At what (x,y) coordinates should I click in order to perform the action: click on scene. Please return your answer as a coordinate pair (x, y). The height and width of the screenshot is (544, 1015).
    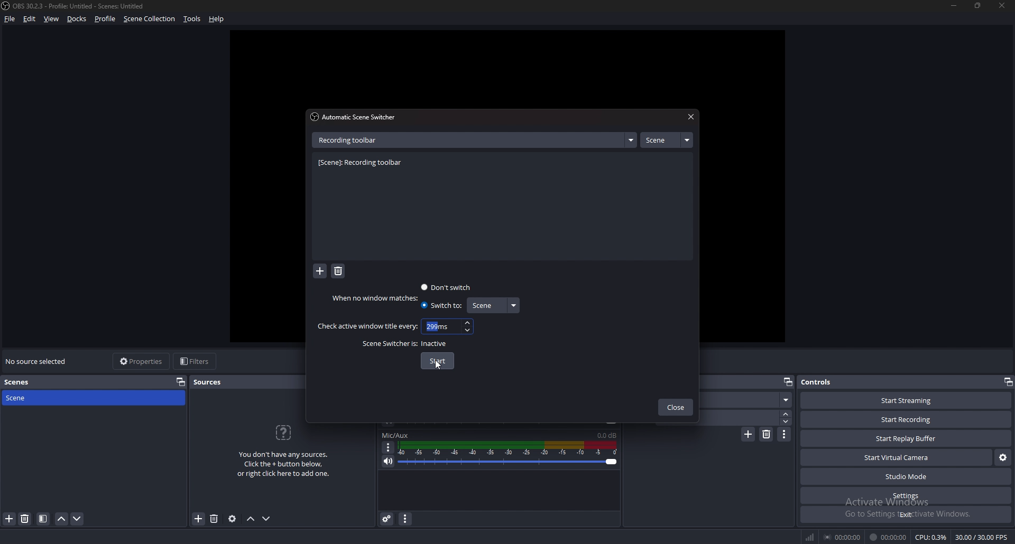
    Looking at the image, I should click on (492, 305).